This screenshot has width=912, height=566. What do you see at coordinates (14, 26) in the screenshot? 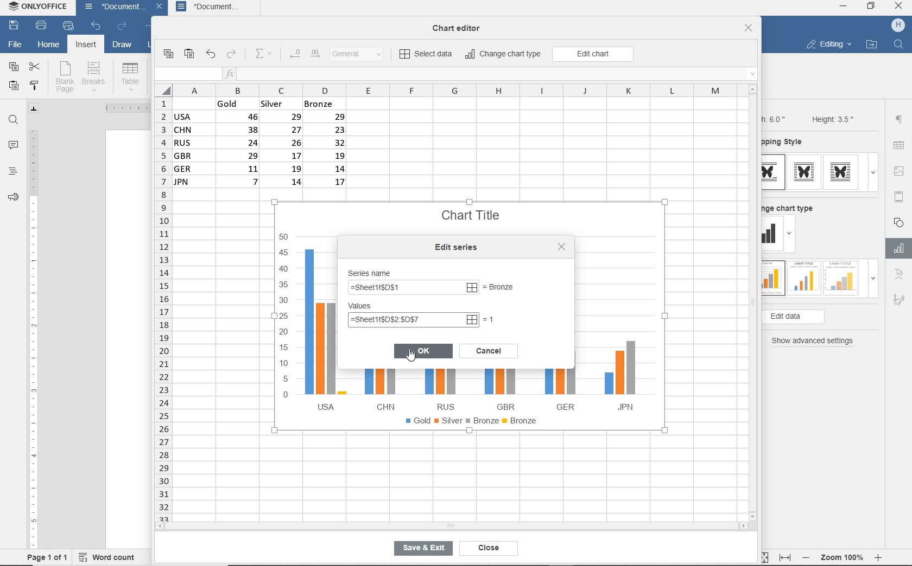
I see `save` at bounding box center [14, 26].